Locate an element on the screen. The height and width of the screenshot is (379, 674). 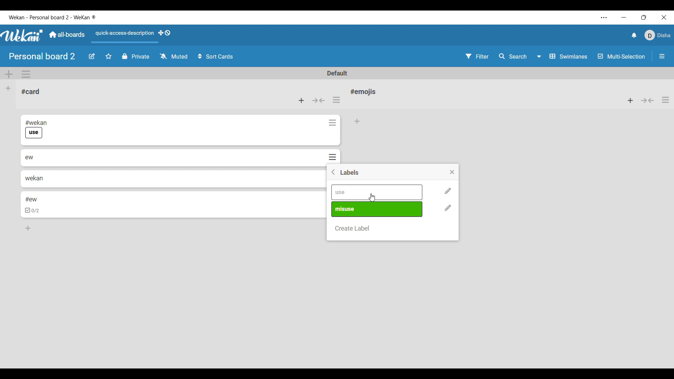
Add card to bottom of list is located at coordinates (358, 121).